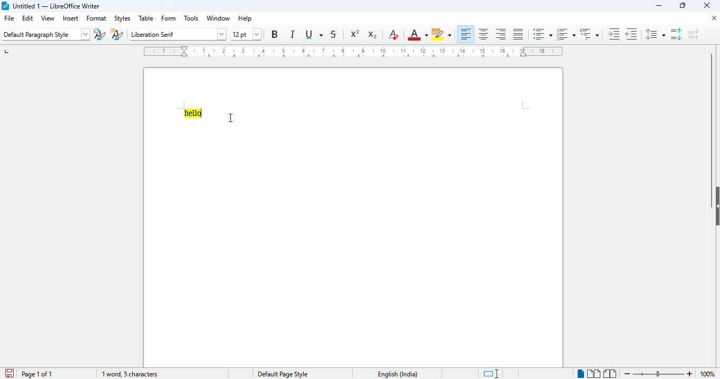 This screenshot has height=379, width=720. What do you see at coordinates (293, 34) in the screenshot?
I see `italic` at bounding box center [293, 34].